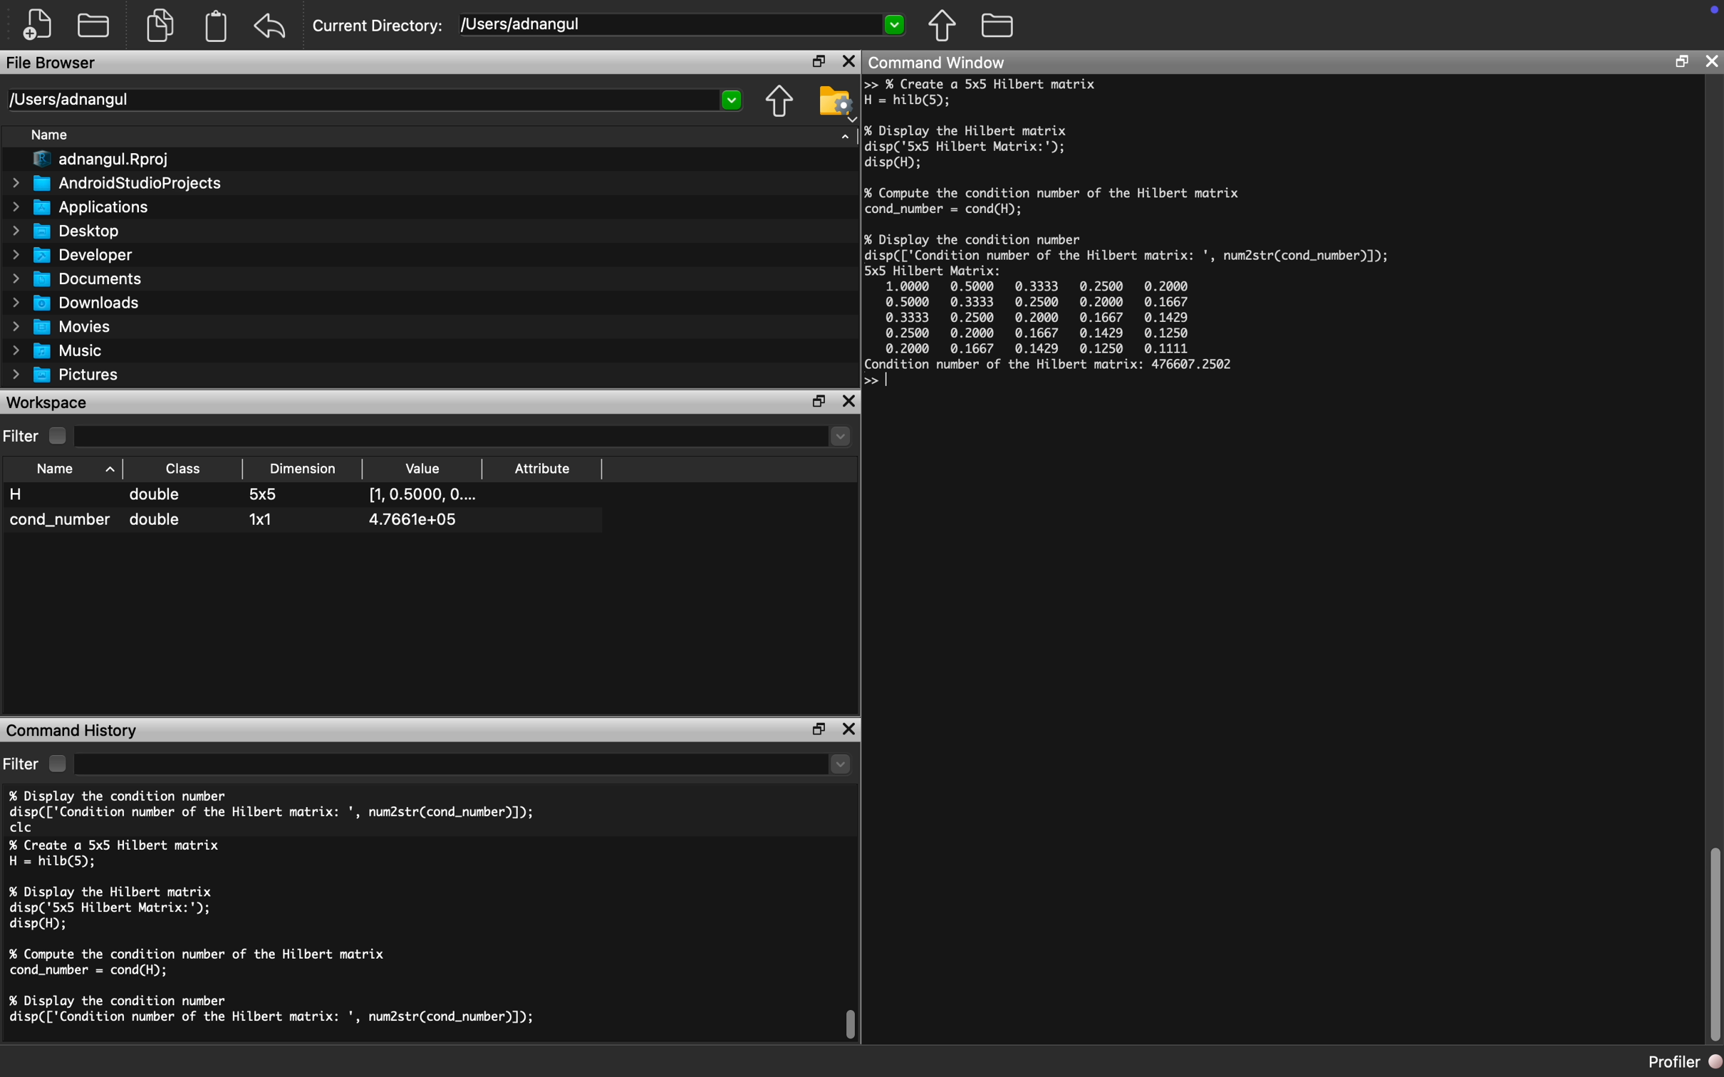  Describe the element at coordinates (852, 1026) in the screenshot. I see `Scroll` at that location.